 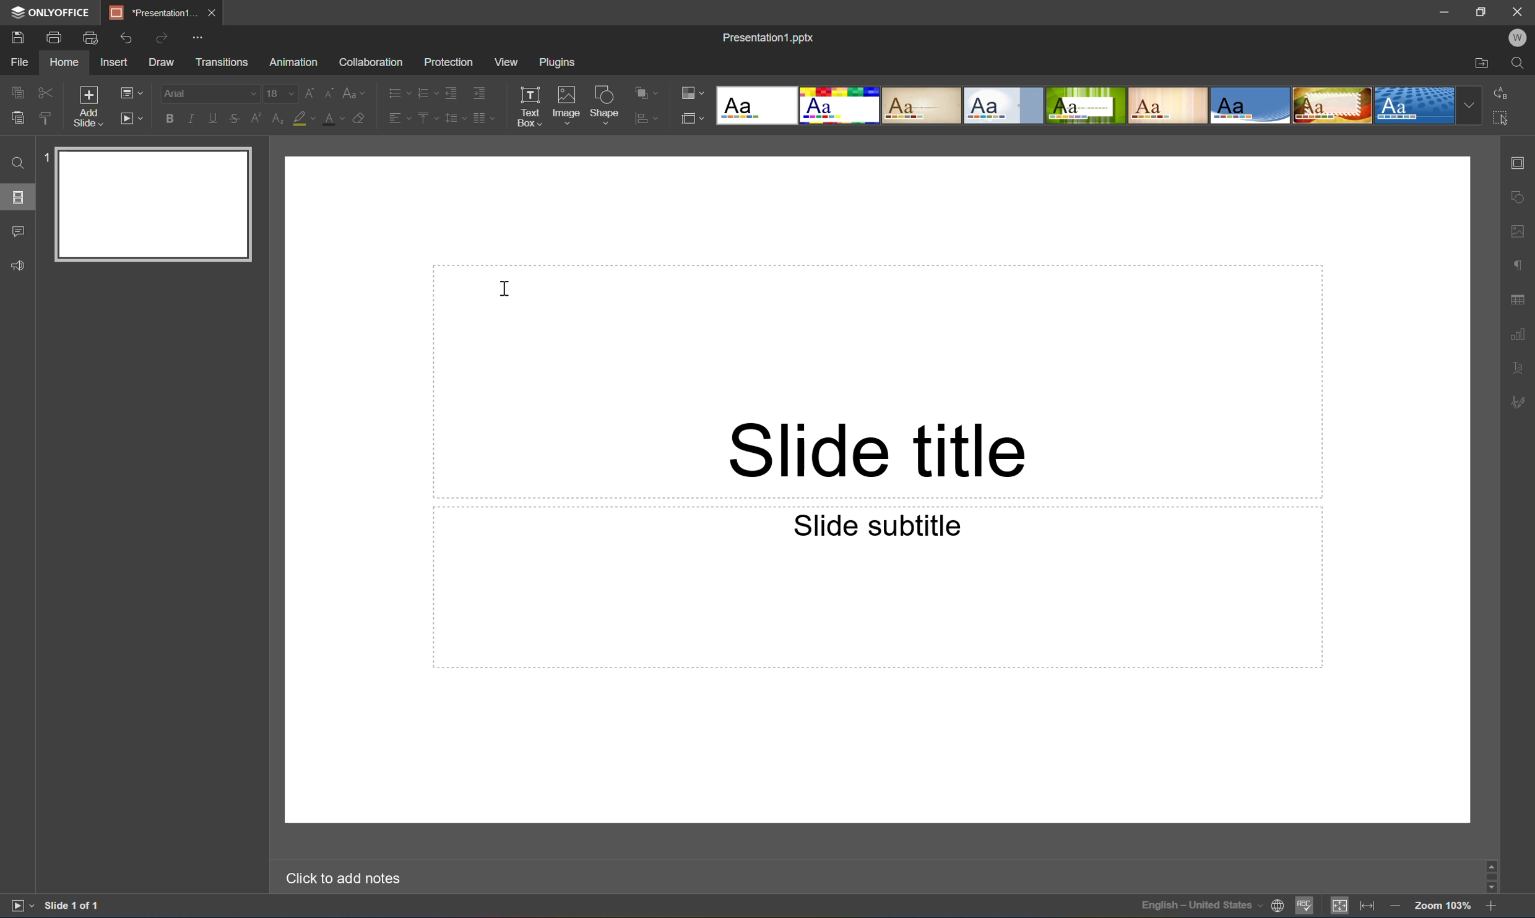 What do you see at coordinates (529, 106) in the screenshot?
I see `Text box` at bounding box center [529, 106].